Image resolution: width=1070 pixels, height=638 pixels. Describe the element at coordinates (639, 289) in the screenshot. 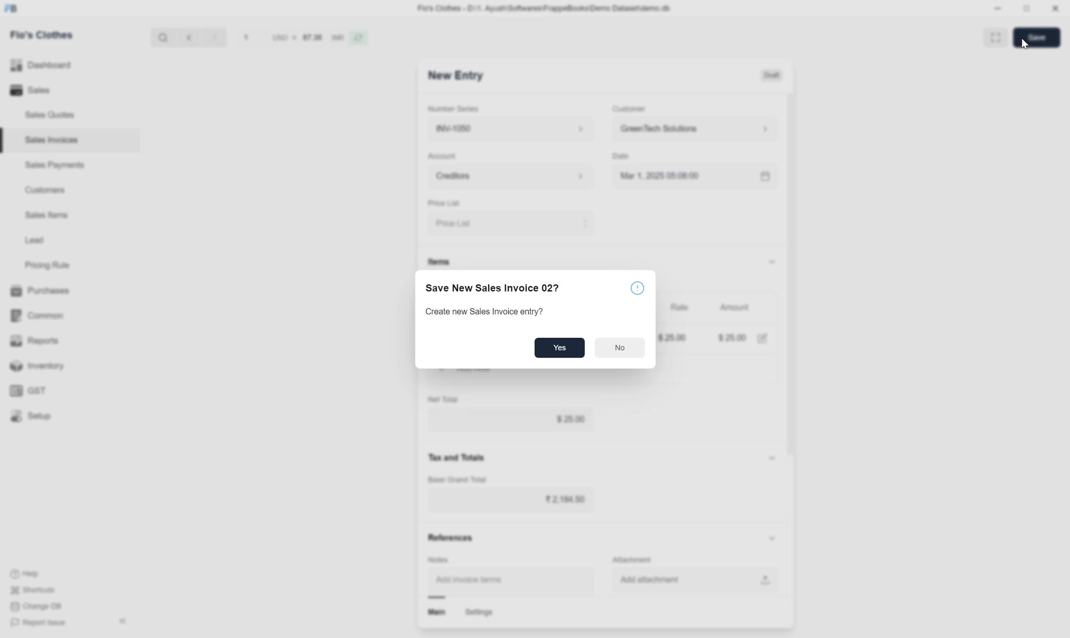

I see `confirmation icon` at that location.